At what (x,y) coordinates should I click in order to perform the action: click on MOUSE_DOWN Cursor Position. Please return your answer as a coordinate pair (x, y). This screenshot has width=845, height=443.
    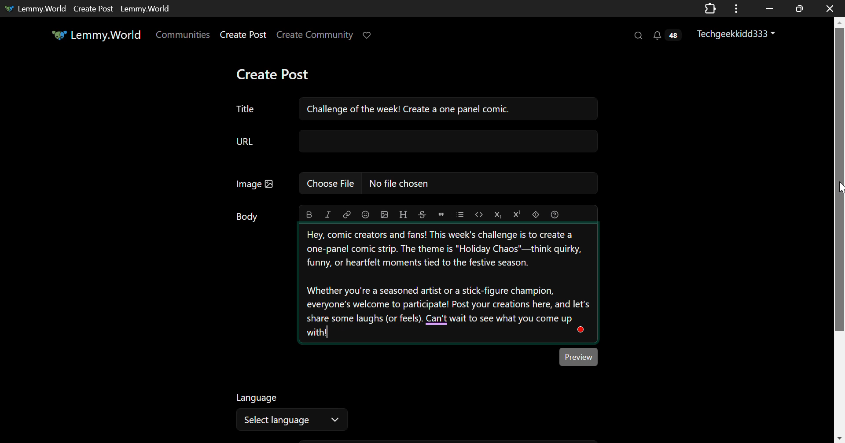
    Looking at the image, I should click on (840, 189).